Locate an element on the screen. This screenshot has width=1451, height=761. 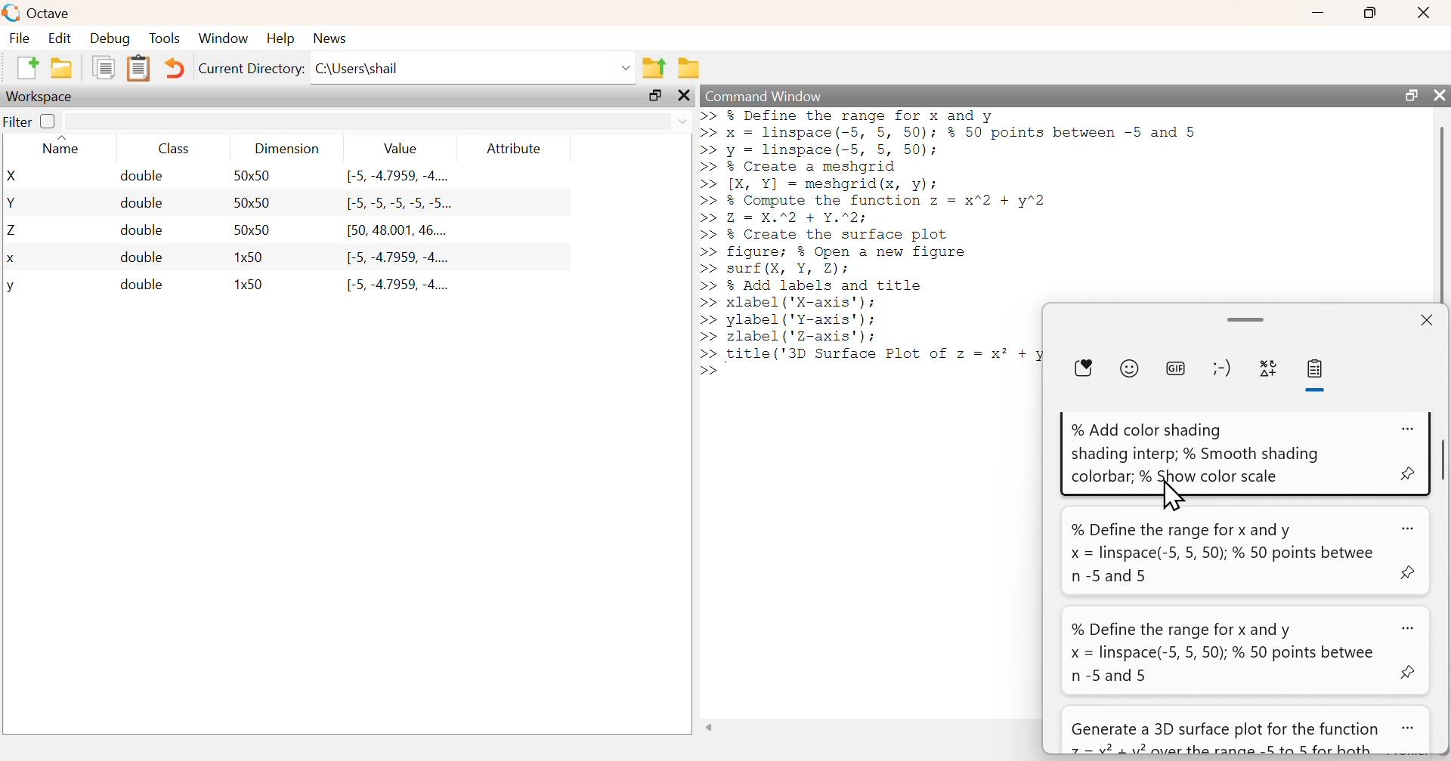
50x50 is located at coordinates (252, 202).